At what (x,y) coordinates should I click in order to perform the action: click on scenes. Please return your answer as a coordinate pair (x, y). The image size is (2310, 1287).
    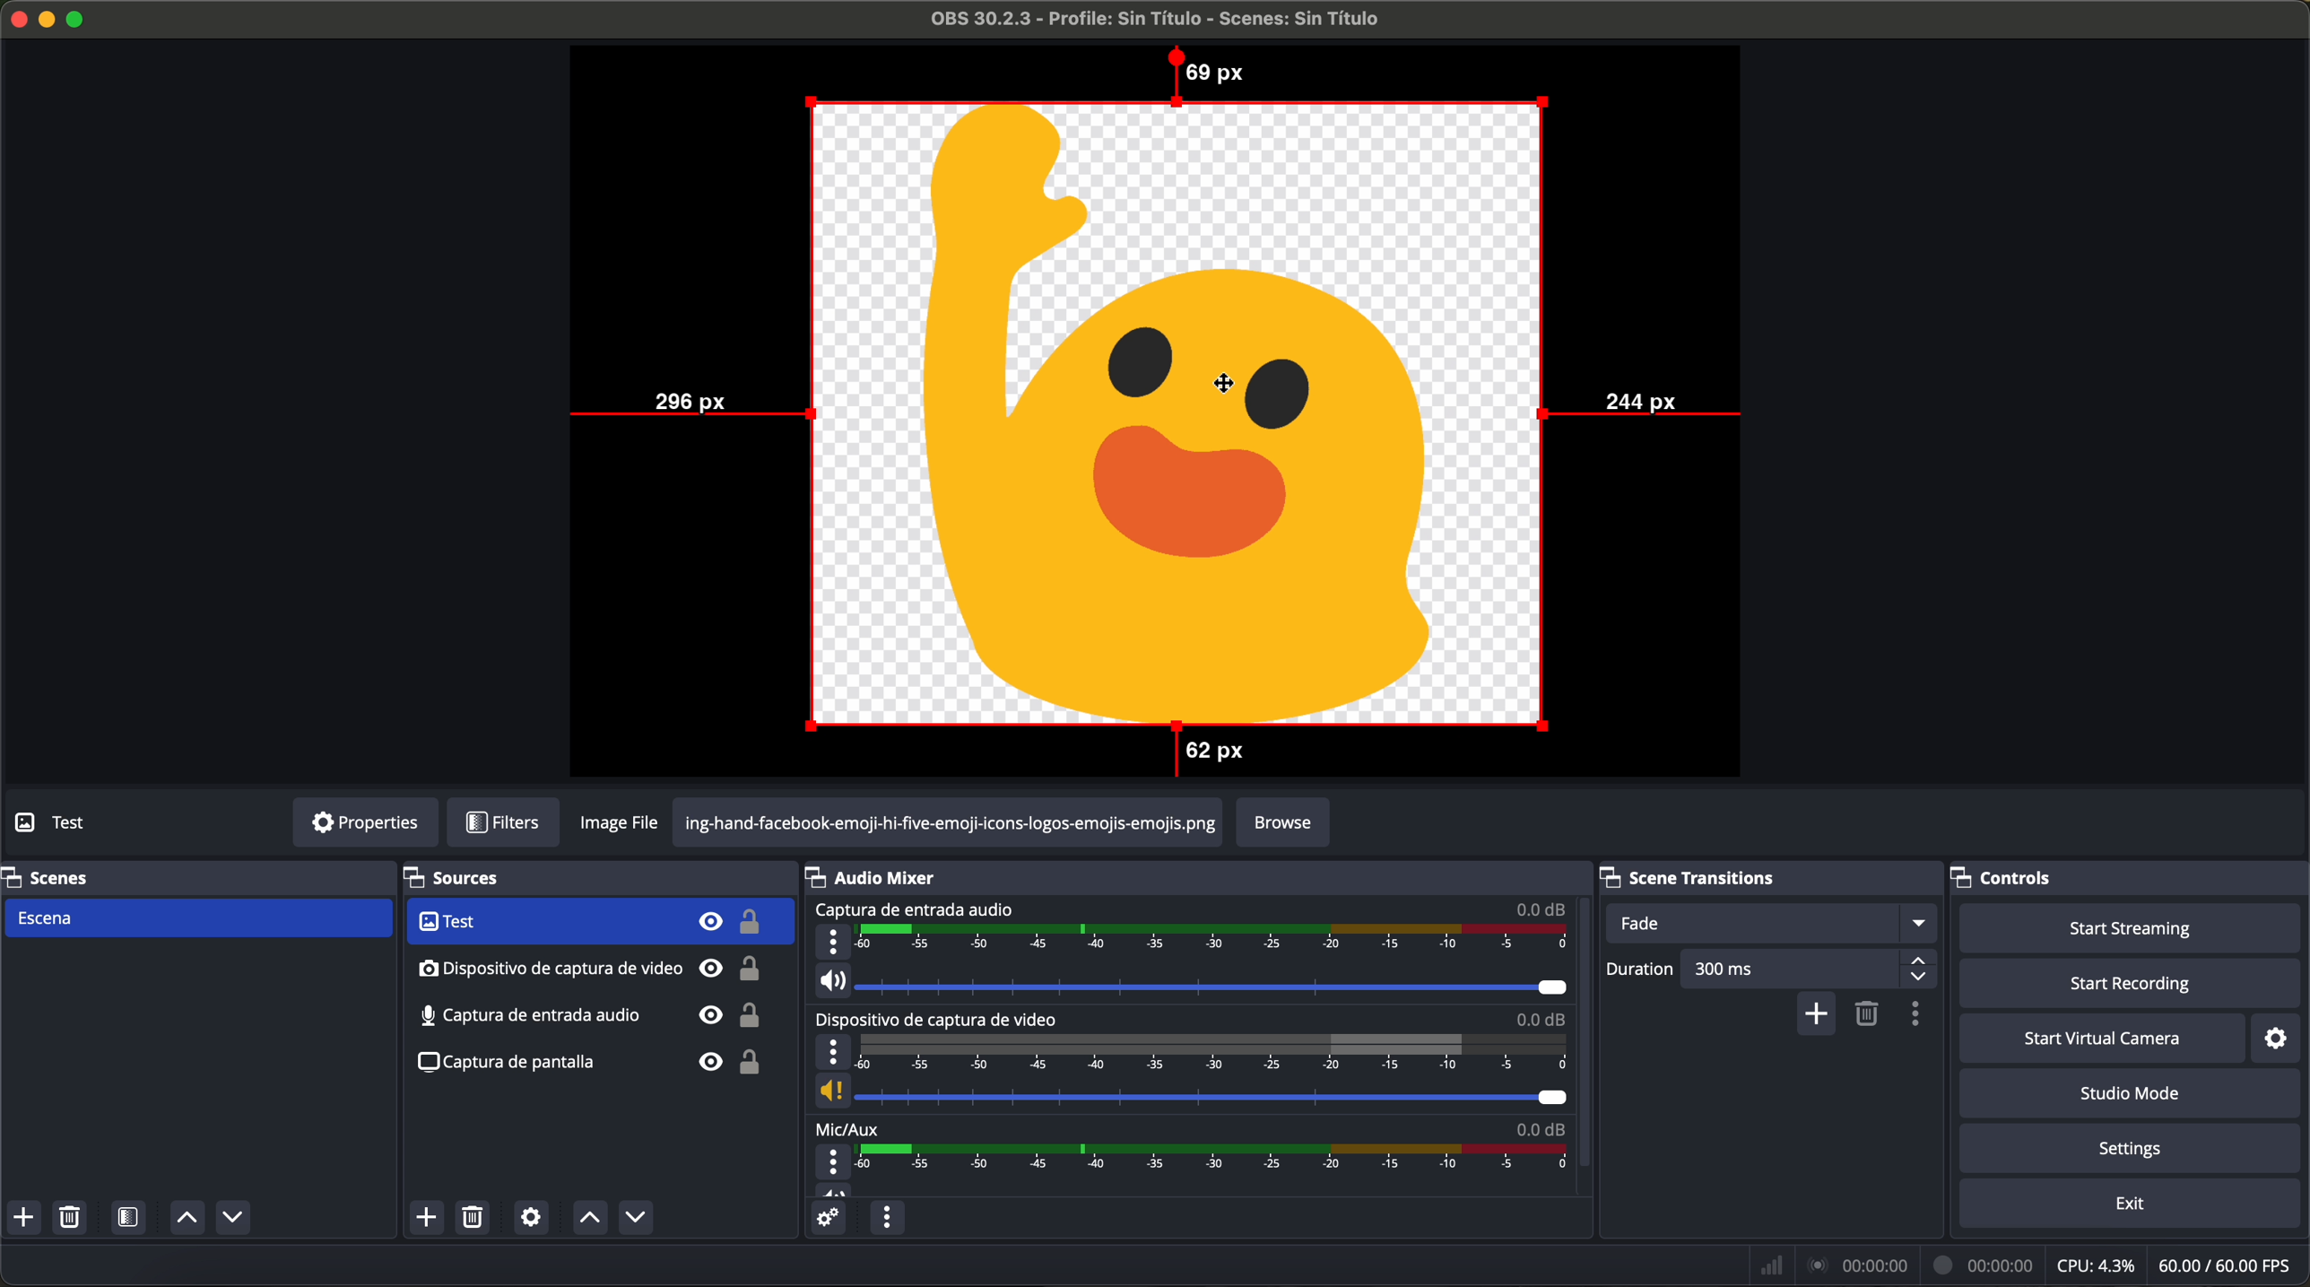
    Looking at the image, I should click on (49, 876).